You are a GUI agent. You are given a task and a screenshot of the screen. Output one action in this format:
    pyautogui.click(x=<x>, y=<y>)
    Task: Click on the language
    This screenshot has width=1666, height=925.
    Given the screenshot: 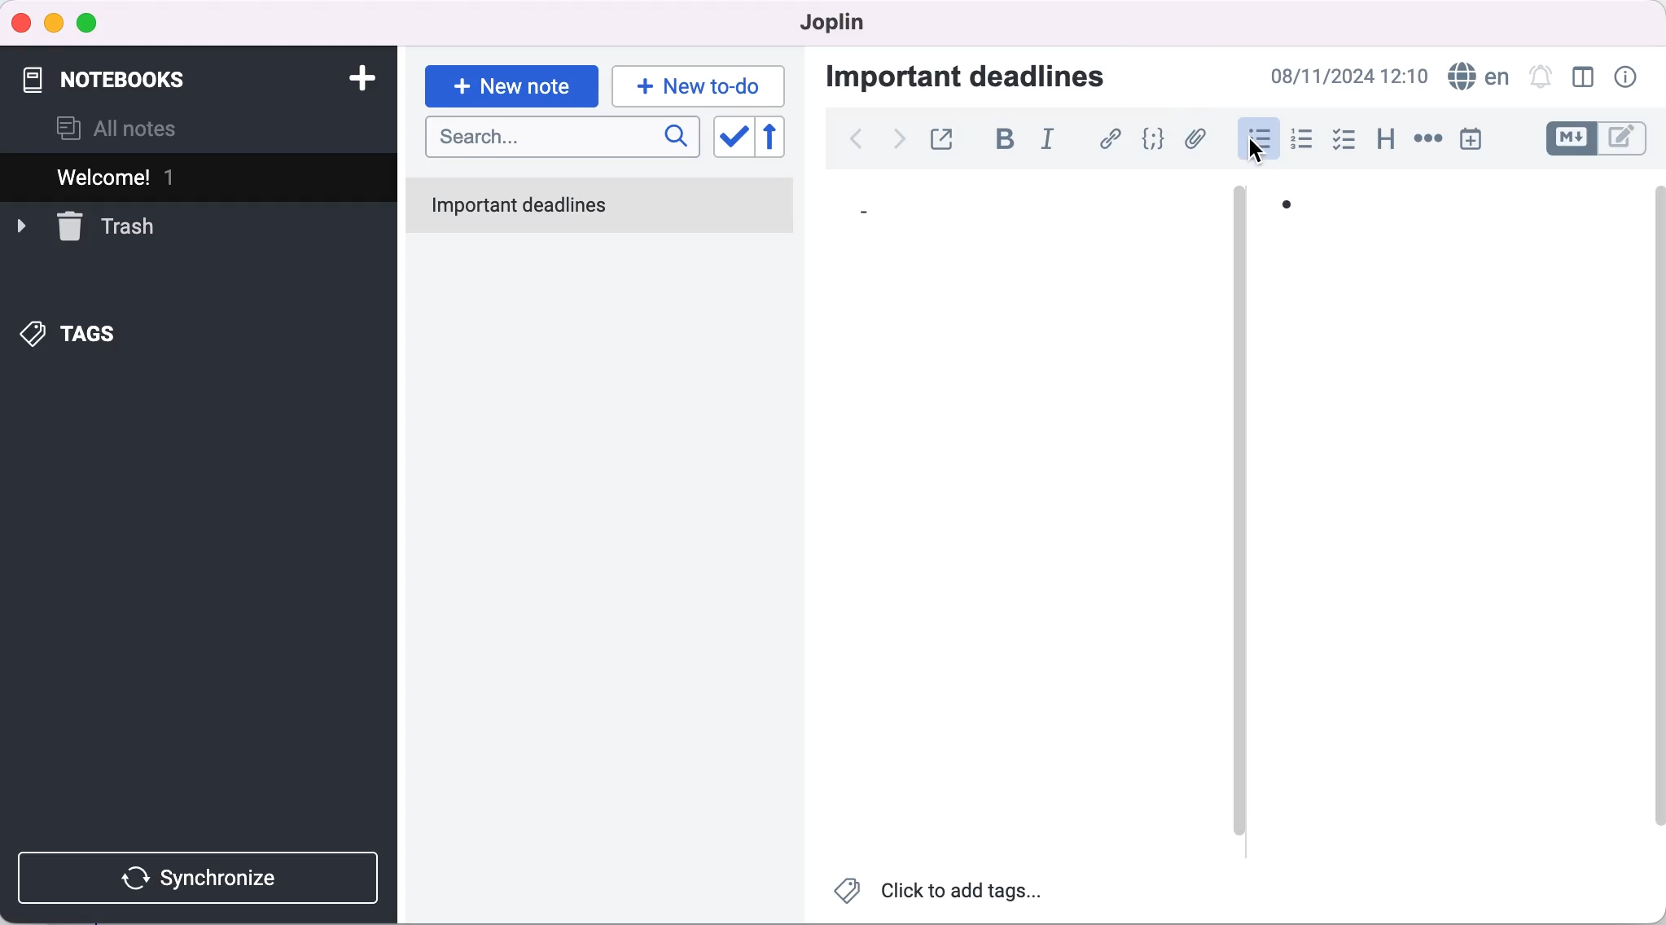 What is the action you would take?
    pyautogui.click(x=1475, y=78)
    